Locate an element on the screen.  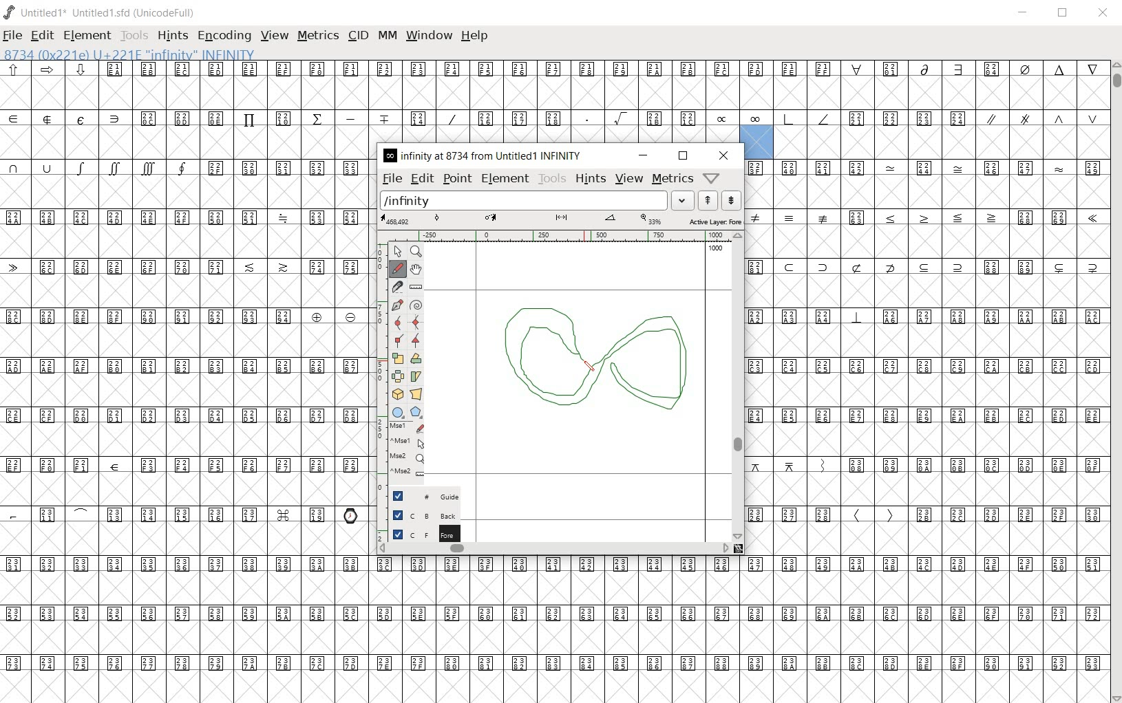
symbol is located at coordinates (1092, 219).